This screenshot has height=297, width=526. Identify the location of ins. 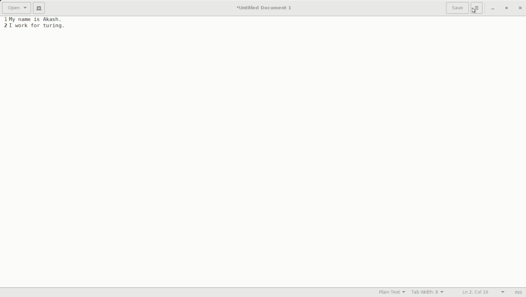
(517, 292).